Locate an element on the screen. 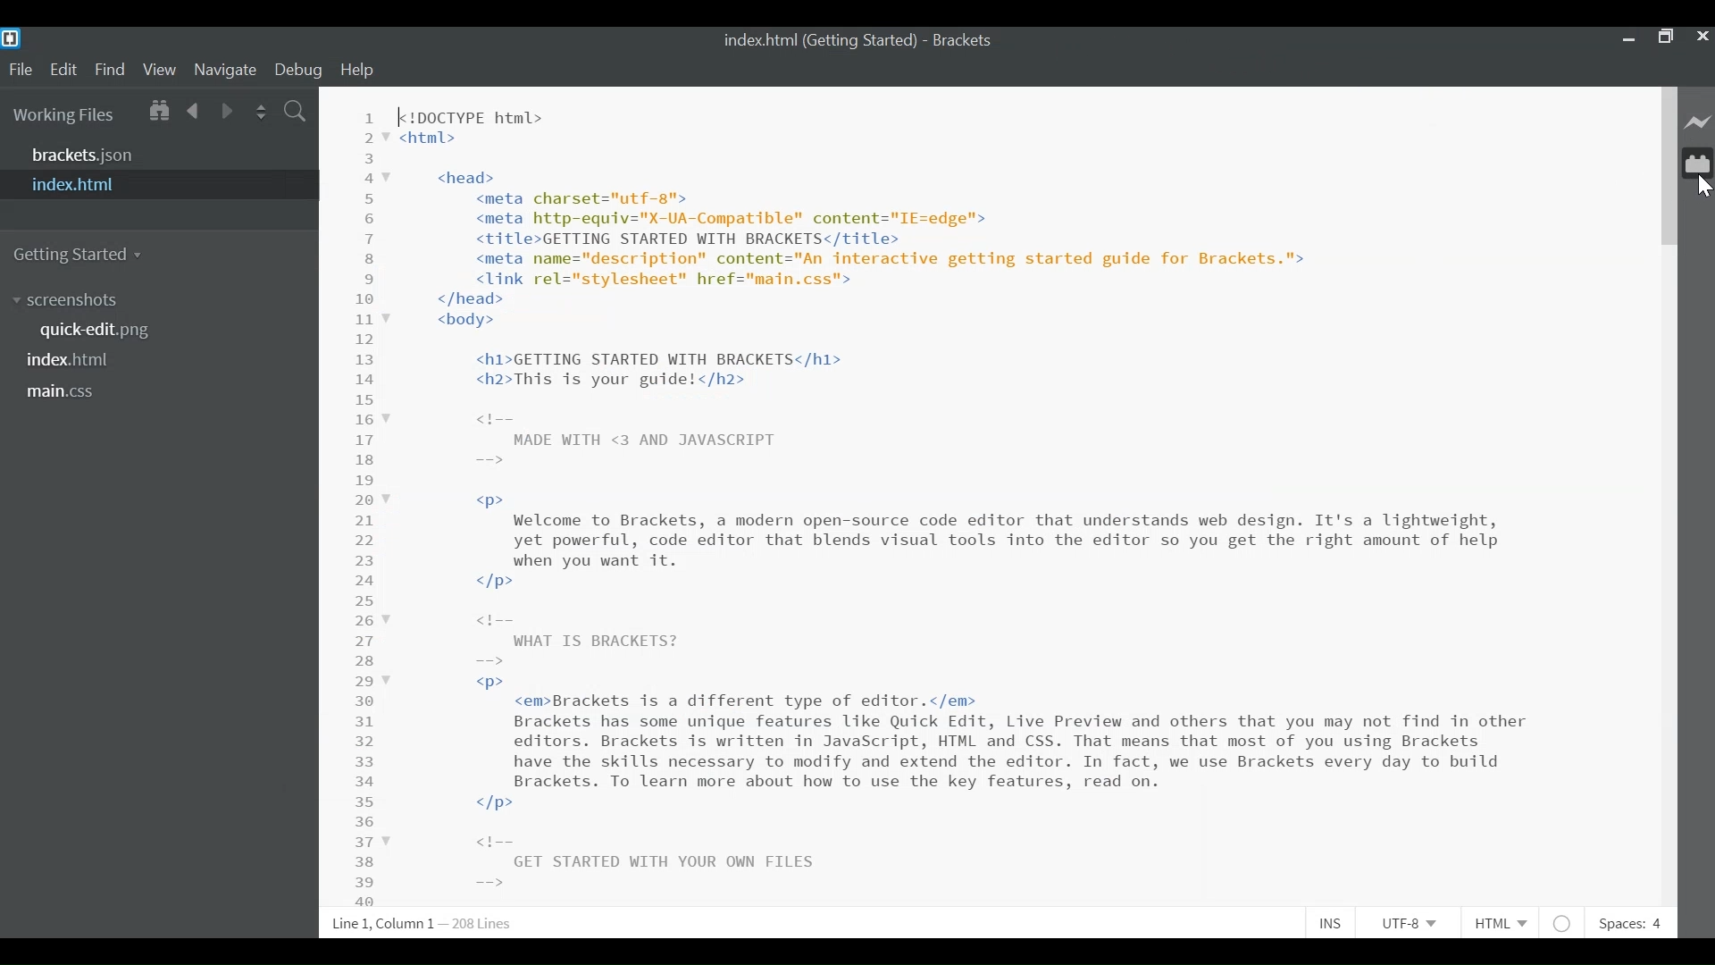  main.css is located at coordinates (78, 393).